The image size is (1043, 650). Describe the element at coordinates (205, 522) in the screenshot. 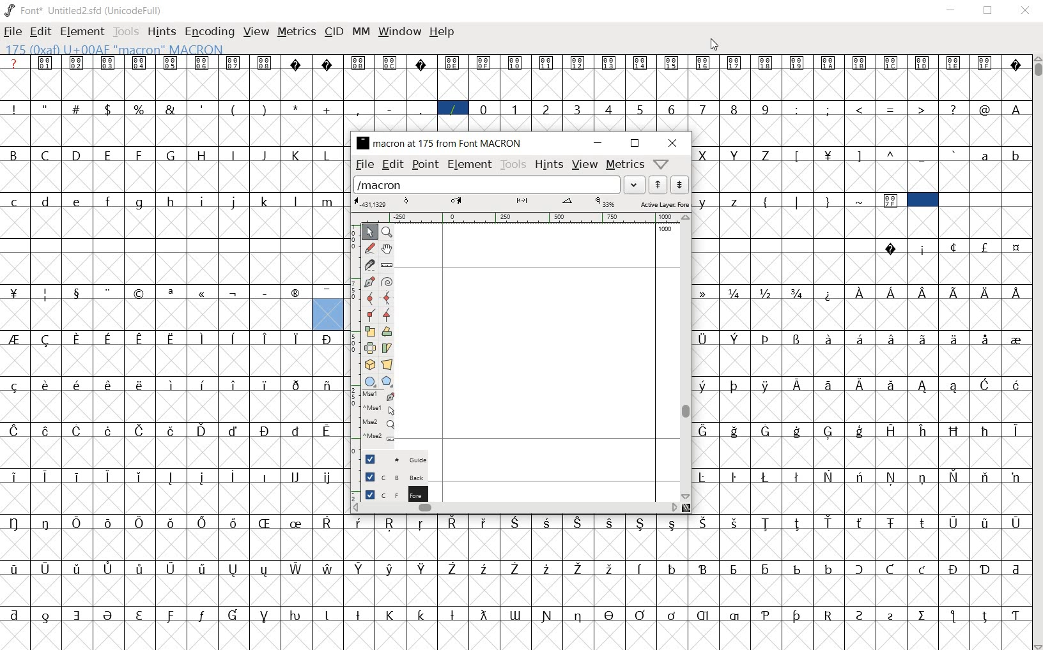

I see `Symbol` at that location.